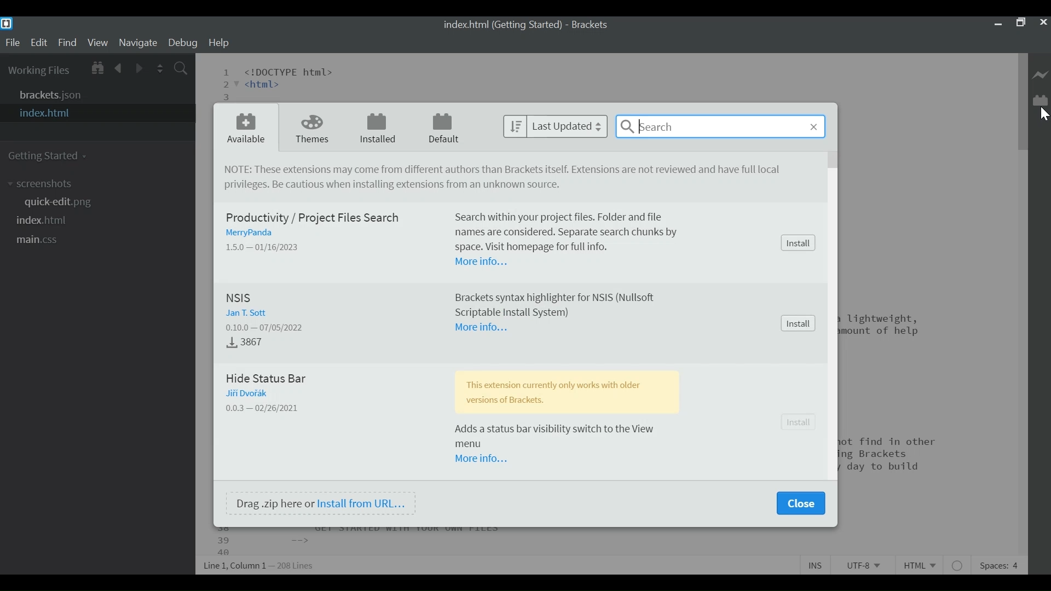 This screenshot has width=1051, height=591. What do you see at coordinates (1043, 24) in the screenshot?
I see `Close` at bounding box center [1043, 24].